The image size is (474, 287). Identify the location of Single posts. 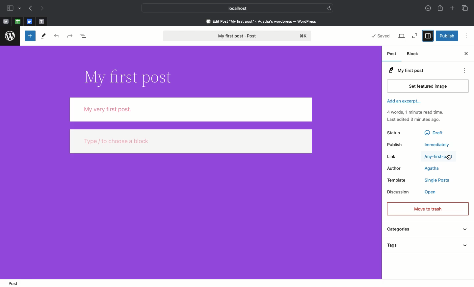
(436, 180).